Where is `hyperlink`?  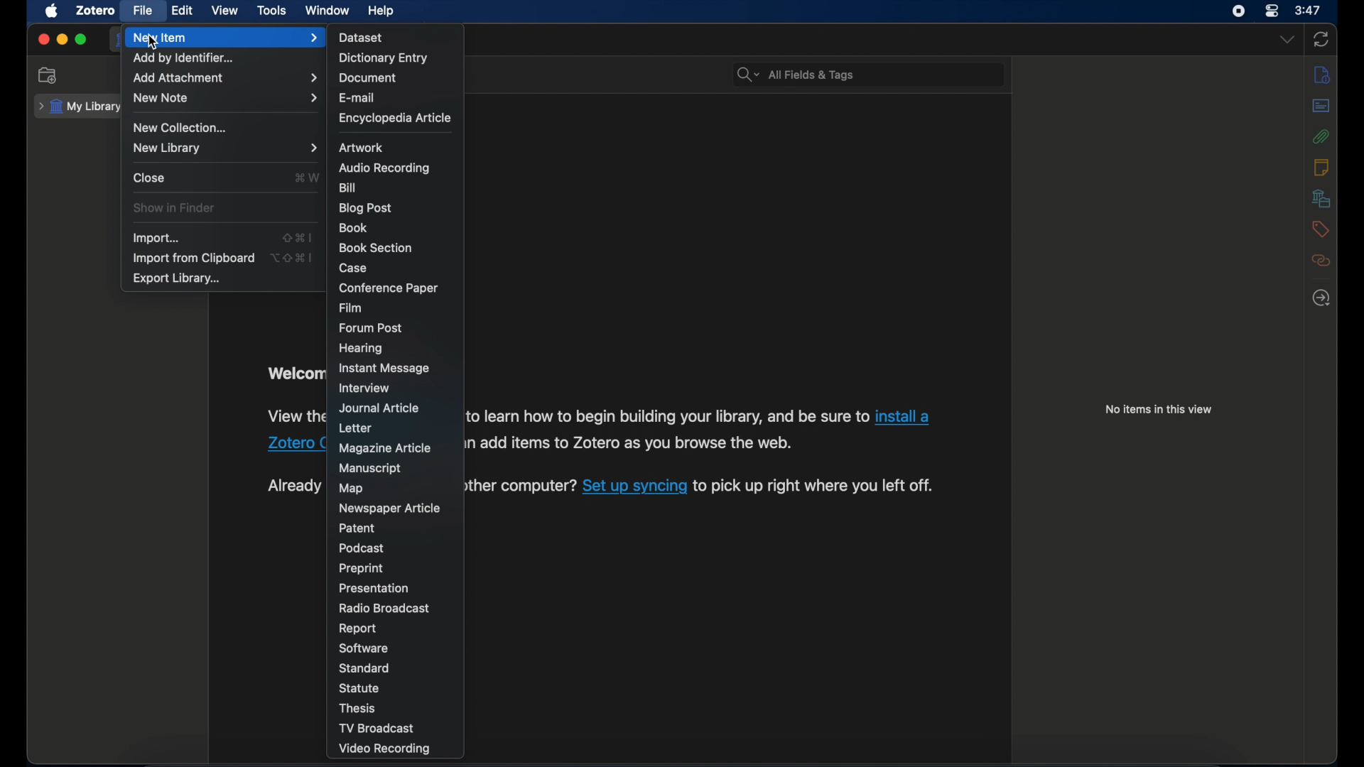 hyperlink is located at coordinates (634, 486).